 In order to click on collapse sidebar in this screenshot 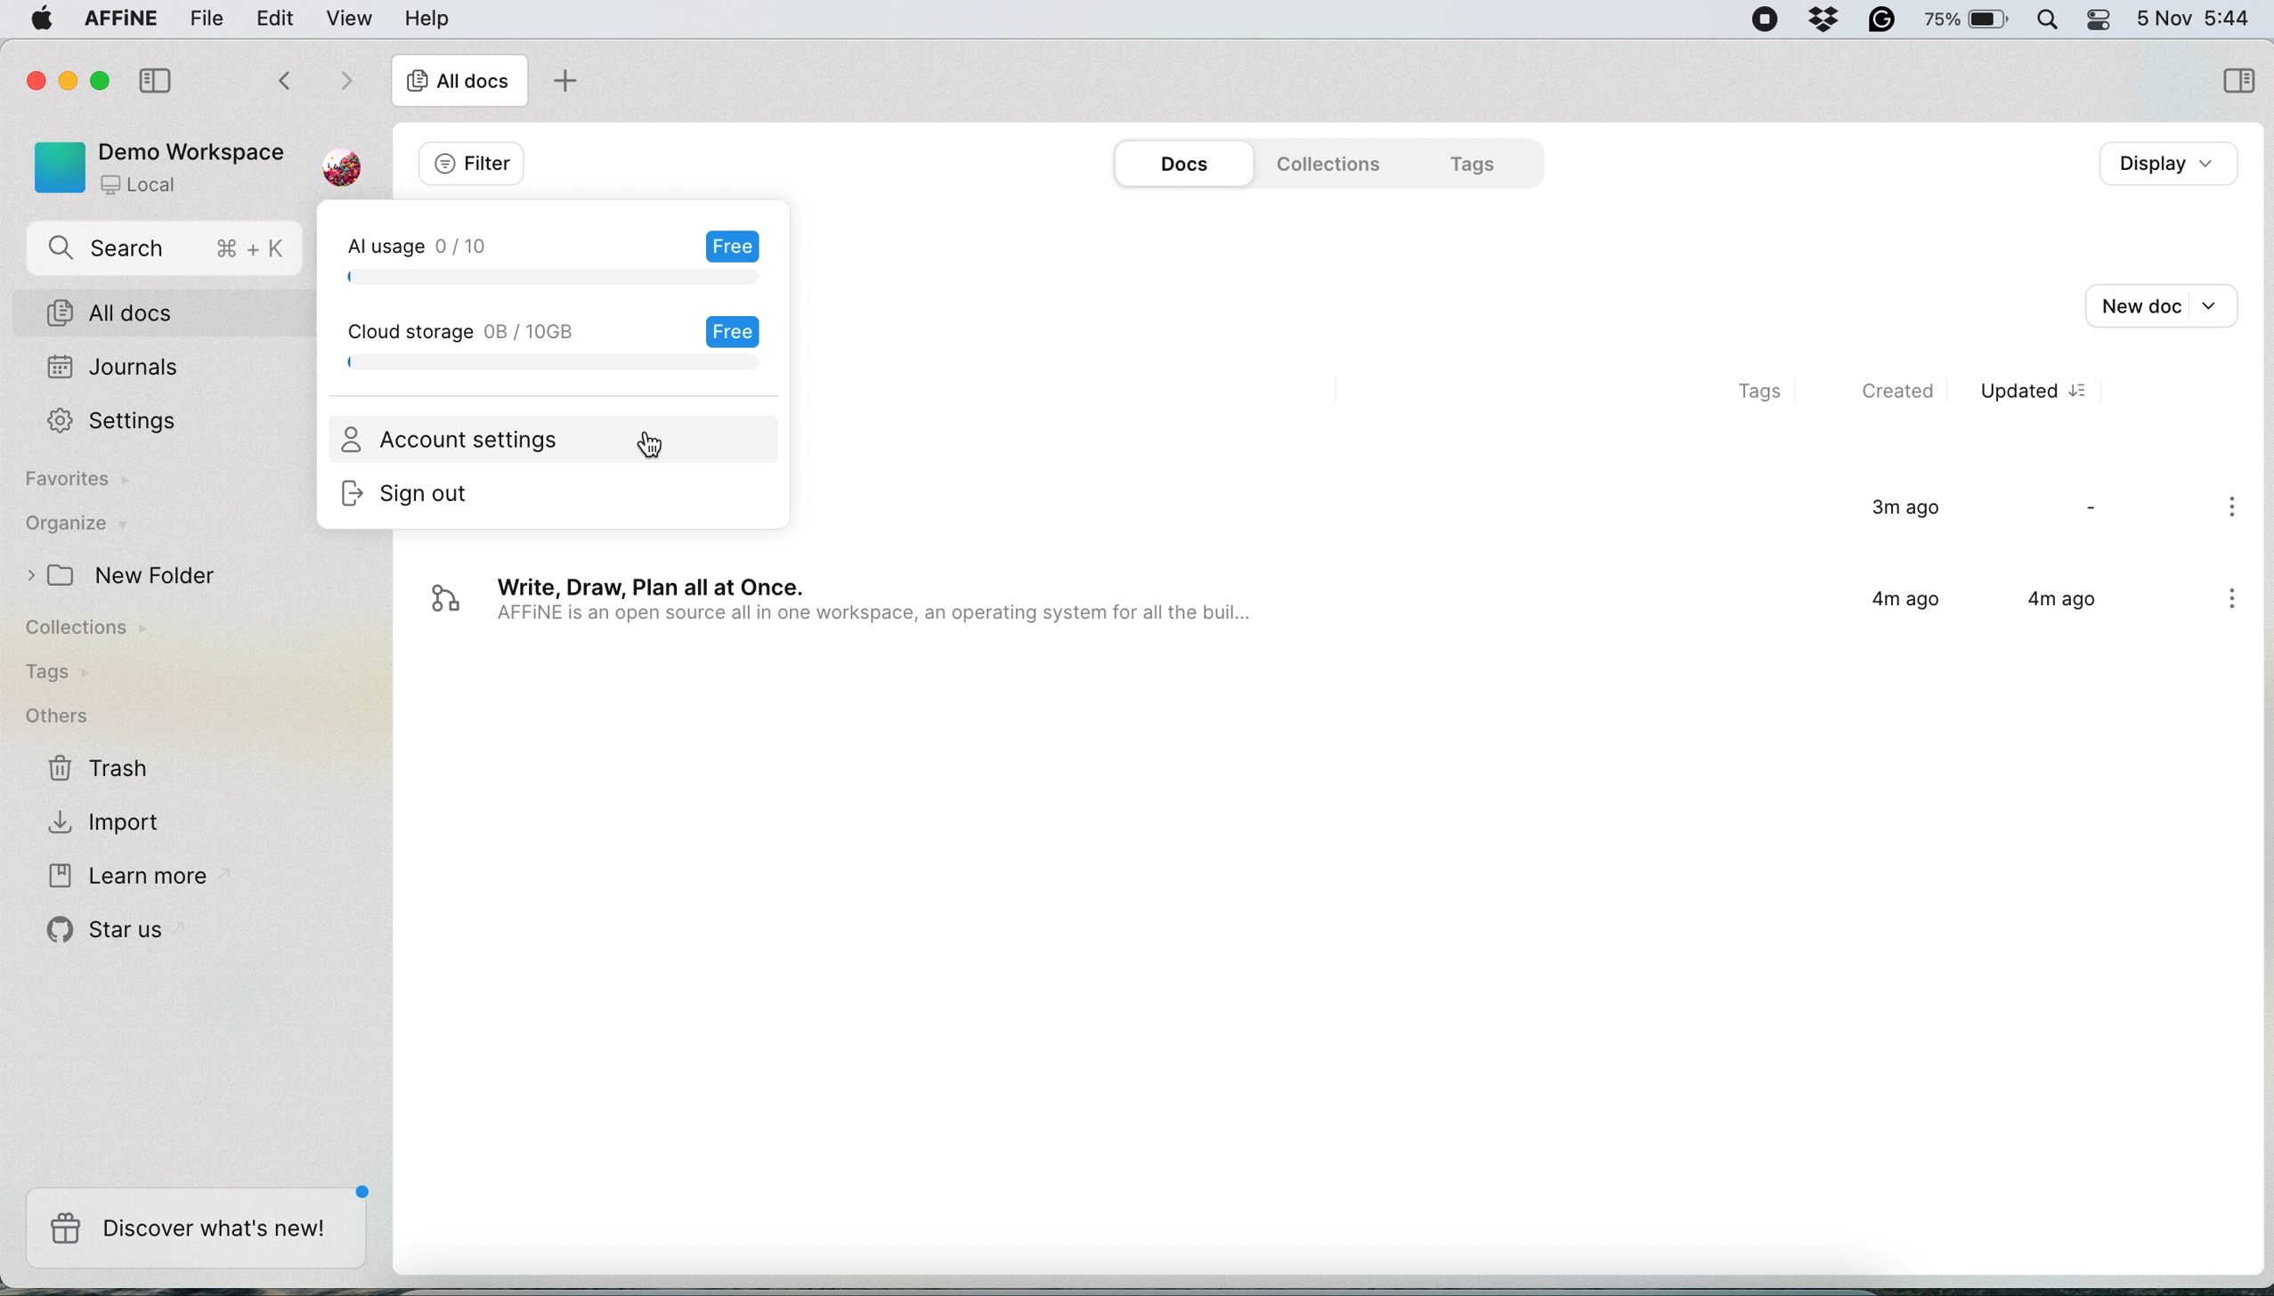, I will do `click(159, 78)`.